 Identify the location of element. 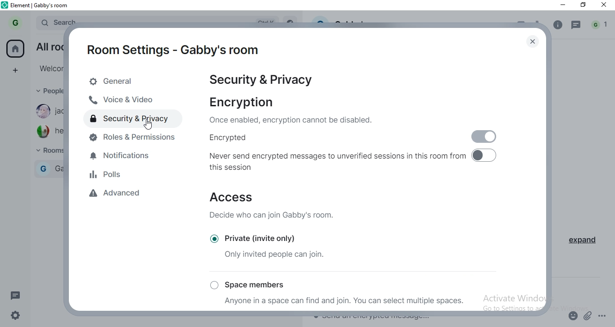
(41, 6).